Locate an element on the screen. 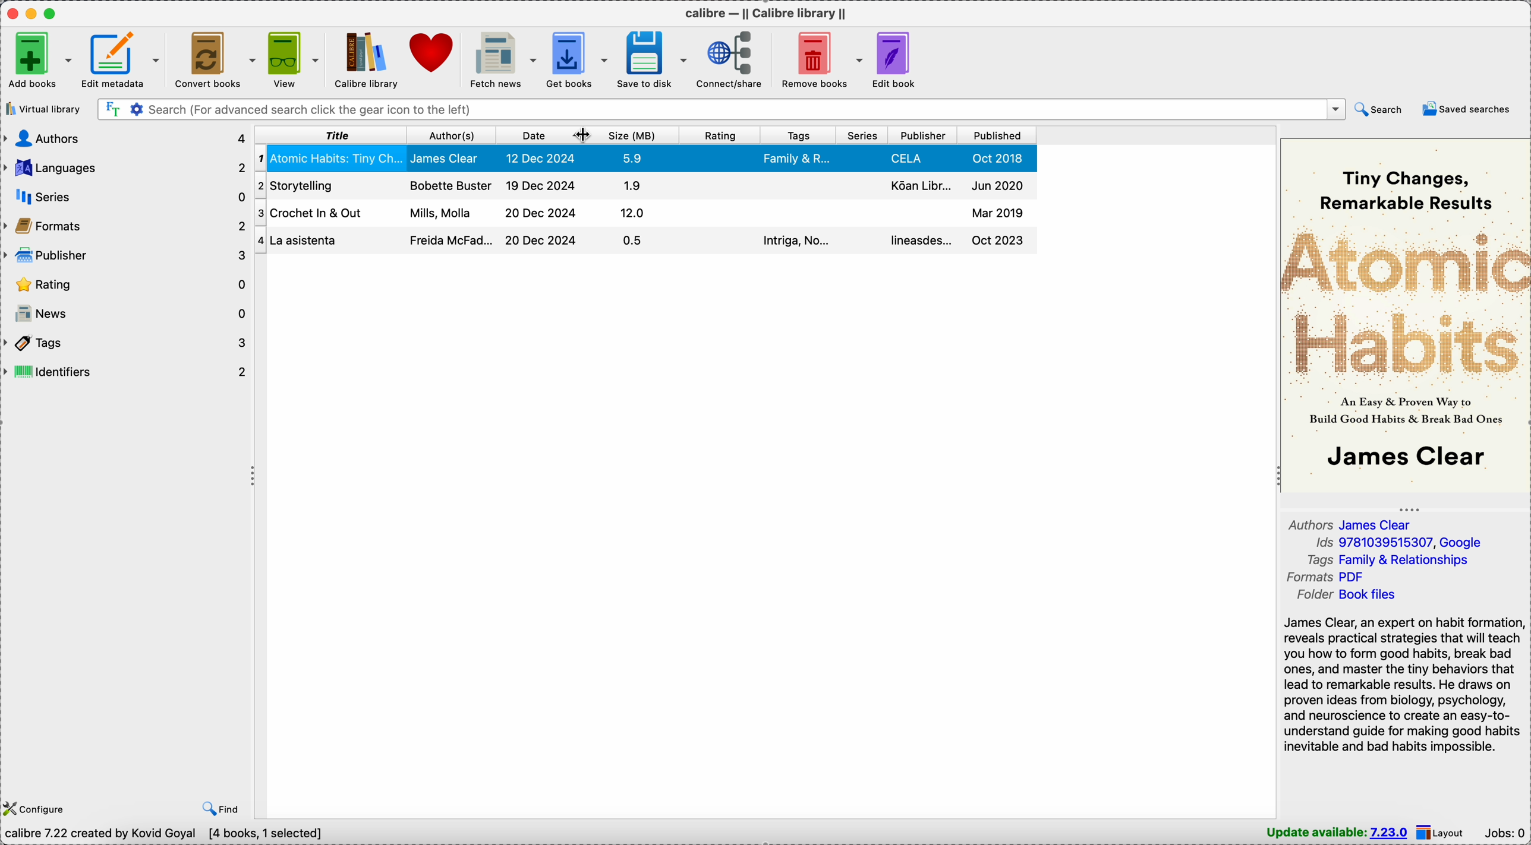 The image size is (1531, 845). get books is located at coordinates (579, 60).